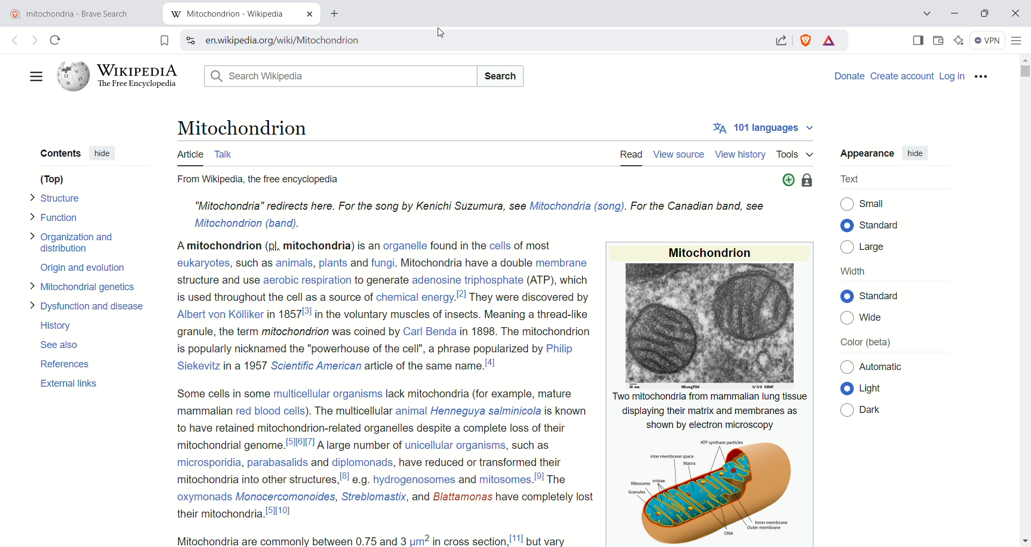  Describe the element at coordinates (376, 309) in the screenshot. I see `A mitochondrion (pl. mitochondria) is an organelle found in the cells of mosteukaryotes, such as animals, plants and fungi. Mitochondria have a double membranestructure and use aerobic respiration to generate adenosine triphosphate (ATP), whichis used throughout the cell as a source of chemical energy. They were discovered byAlbert von Klliker in 185713] in the voluntary muscles of insects. Meaning a thread-likegranule, the term mitochondrion was coined by Carl Benda in 1898. The mitochondrionis popularly nicknamed the "powerhouse of the cell”, a phrase popularized by PhilipSiekevitz in a 1957 Scientific American article of the same name.` at that location.